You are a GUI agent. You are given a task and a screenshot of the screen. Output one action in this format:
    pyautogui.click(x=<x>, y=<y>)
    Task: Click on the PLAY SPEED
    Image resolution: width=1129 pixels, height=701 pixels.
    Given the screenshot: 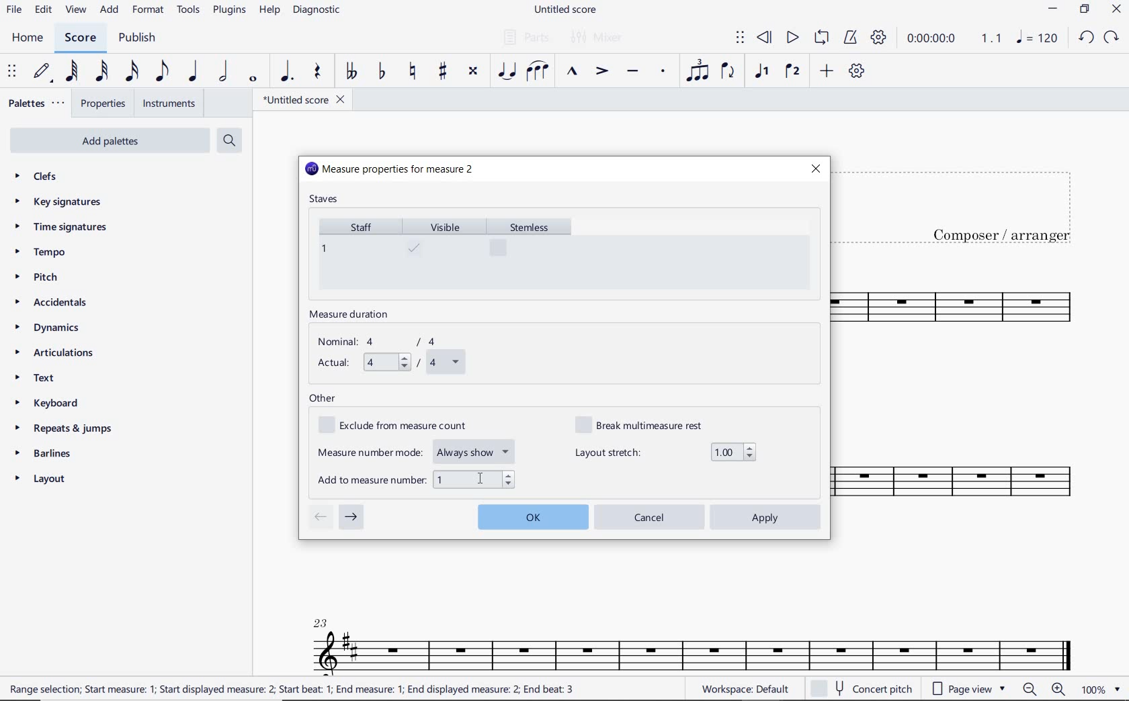 What is the action you would take?
    pyautogui.click(x=954, y=40)
    